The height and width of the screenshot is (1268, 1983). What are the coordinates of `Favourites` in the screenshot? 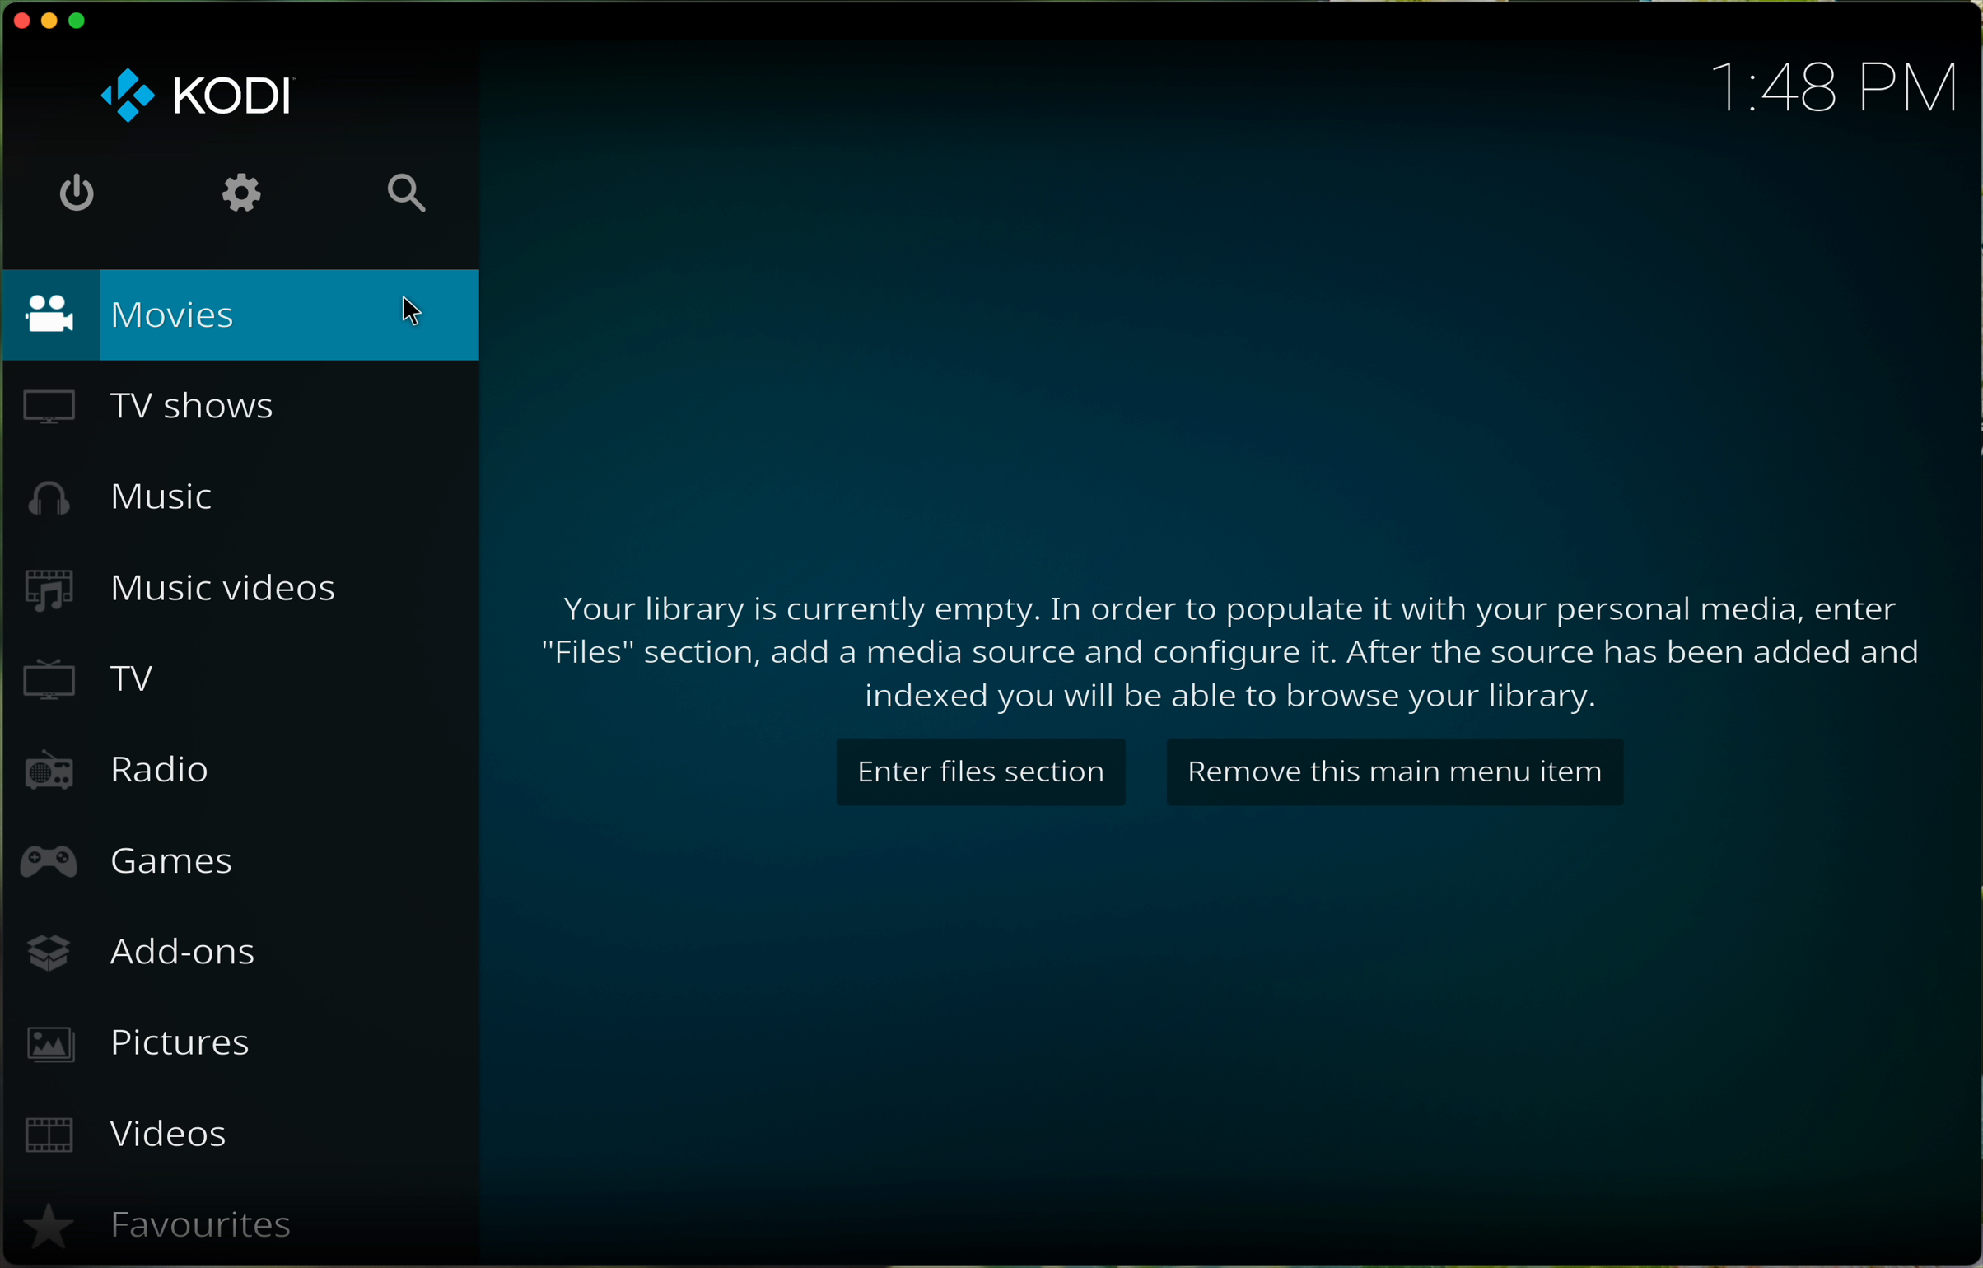 It's located at (215, 1225).